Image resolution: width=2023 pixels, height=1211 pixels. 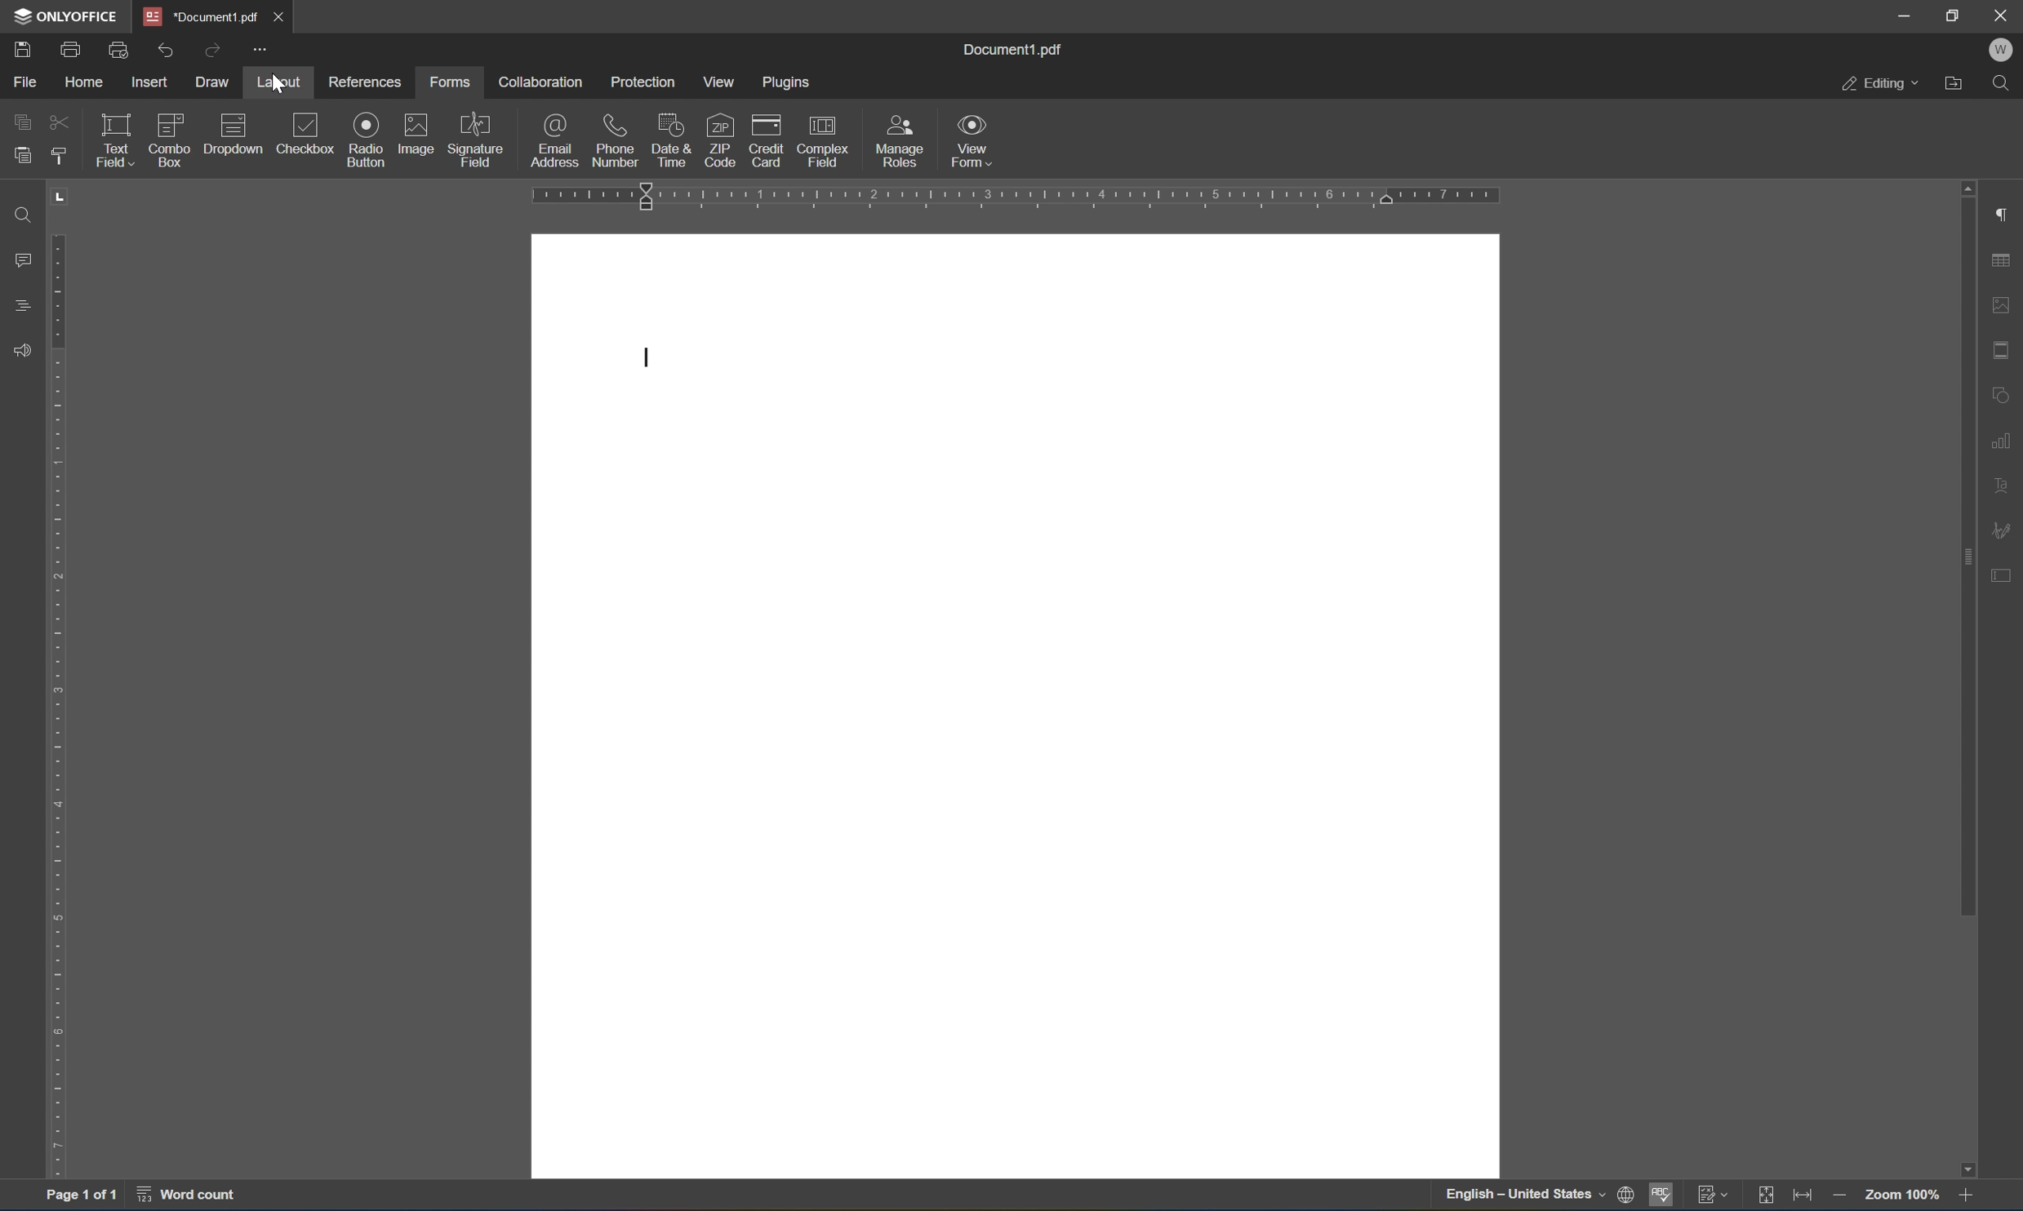 I want to click on plugins, so click(x=790, y=80).